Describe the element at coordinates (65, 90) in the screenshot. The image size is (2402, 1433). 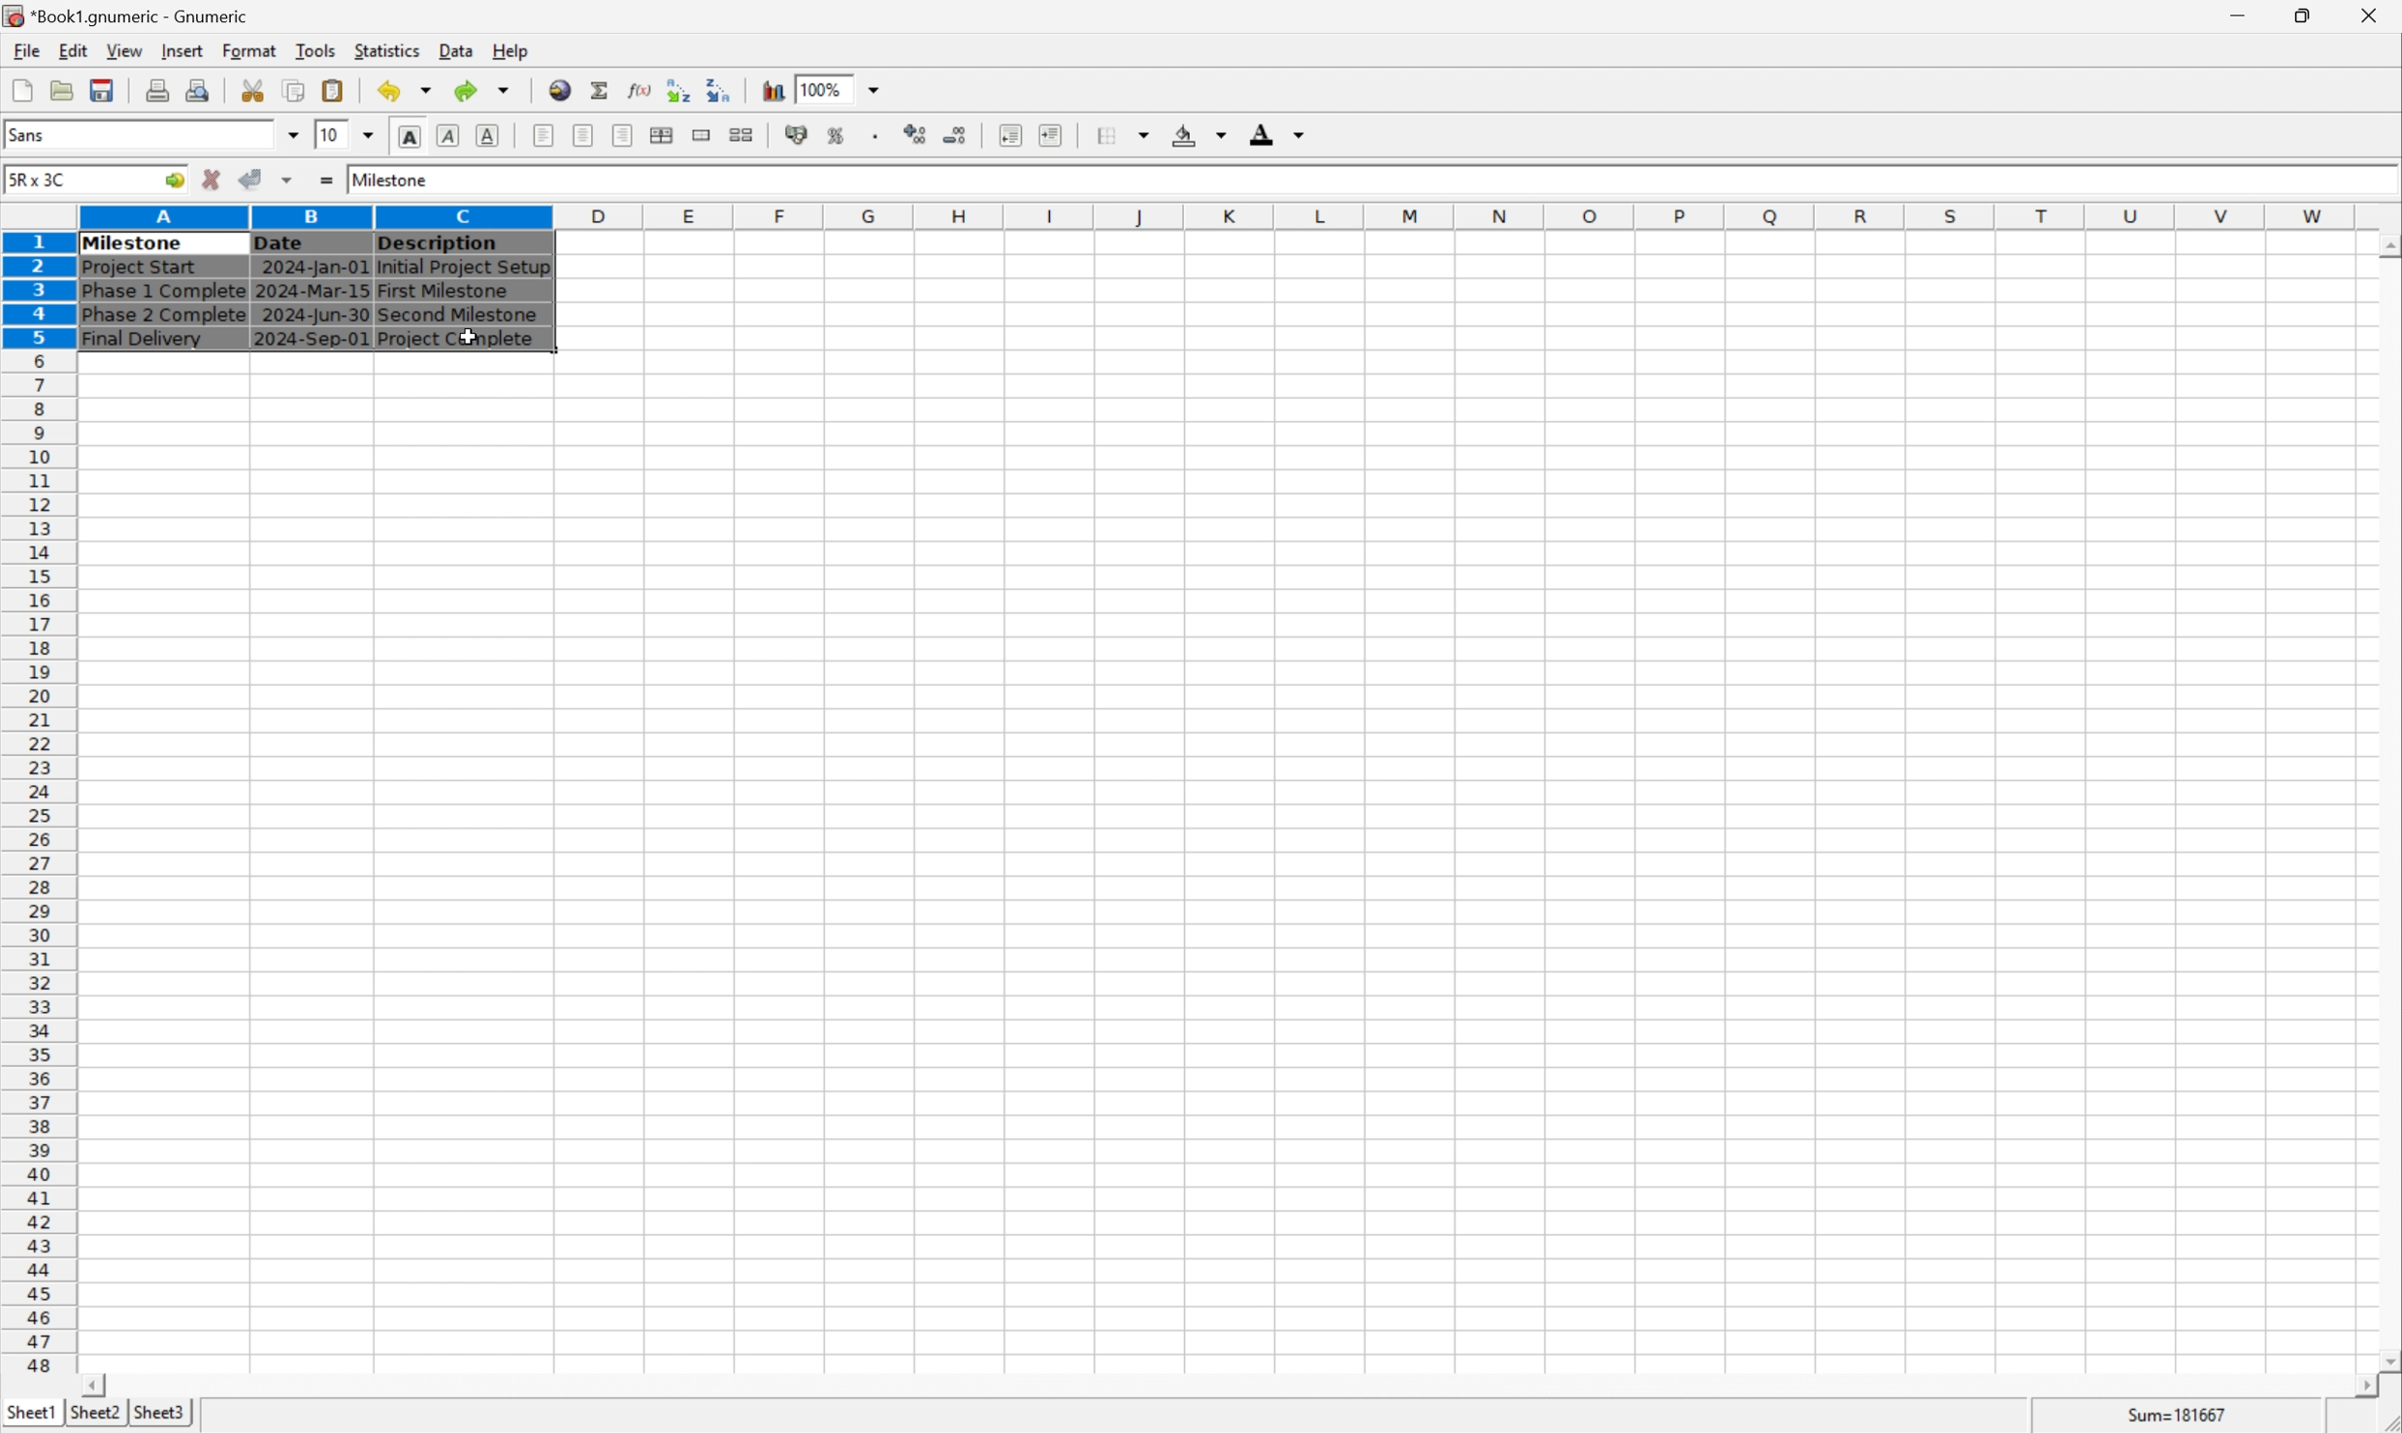
I see `open a file` at that location.